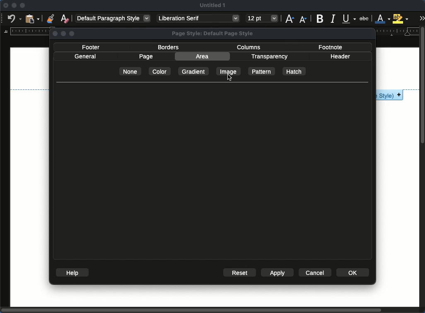  Describe the element at coordinates (214, 34) in the screenshot. I see `page style: default page style` at that location.